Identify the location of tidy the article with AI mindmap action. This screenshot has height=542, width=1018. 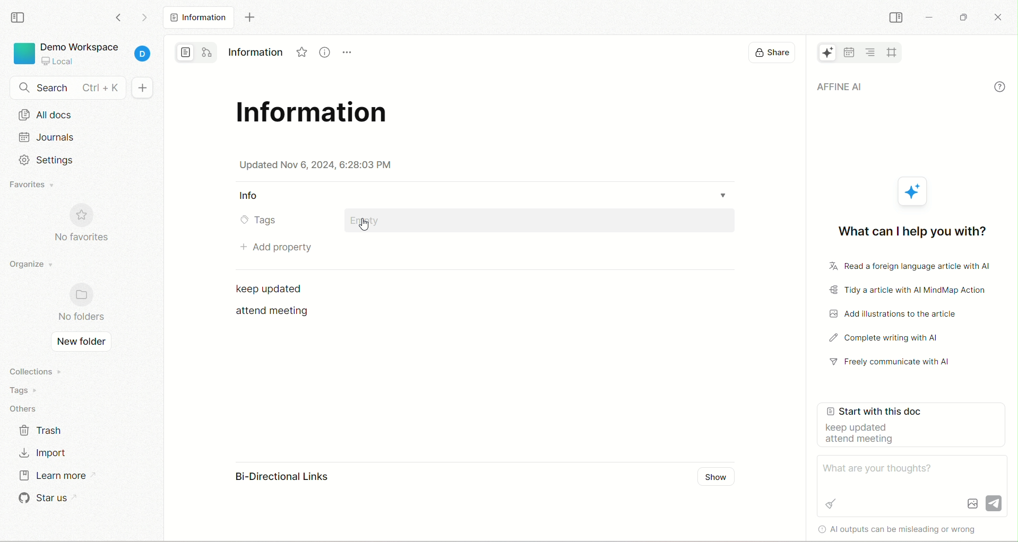
(909, 290).